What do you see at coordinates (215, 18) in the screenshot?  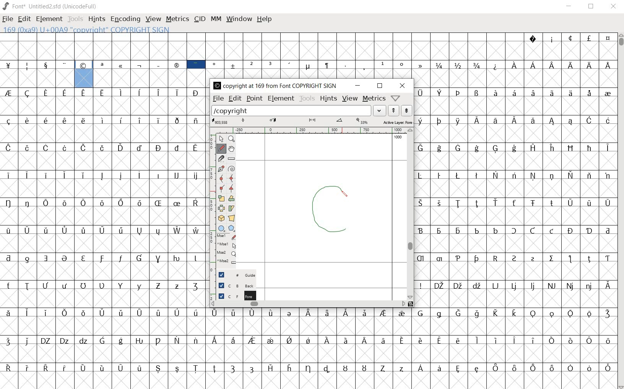 I see `mm` at bounding box center [215, 18].